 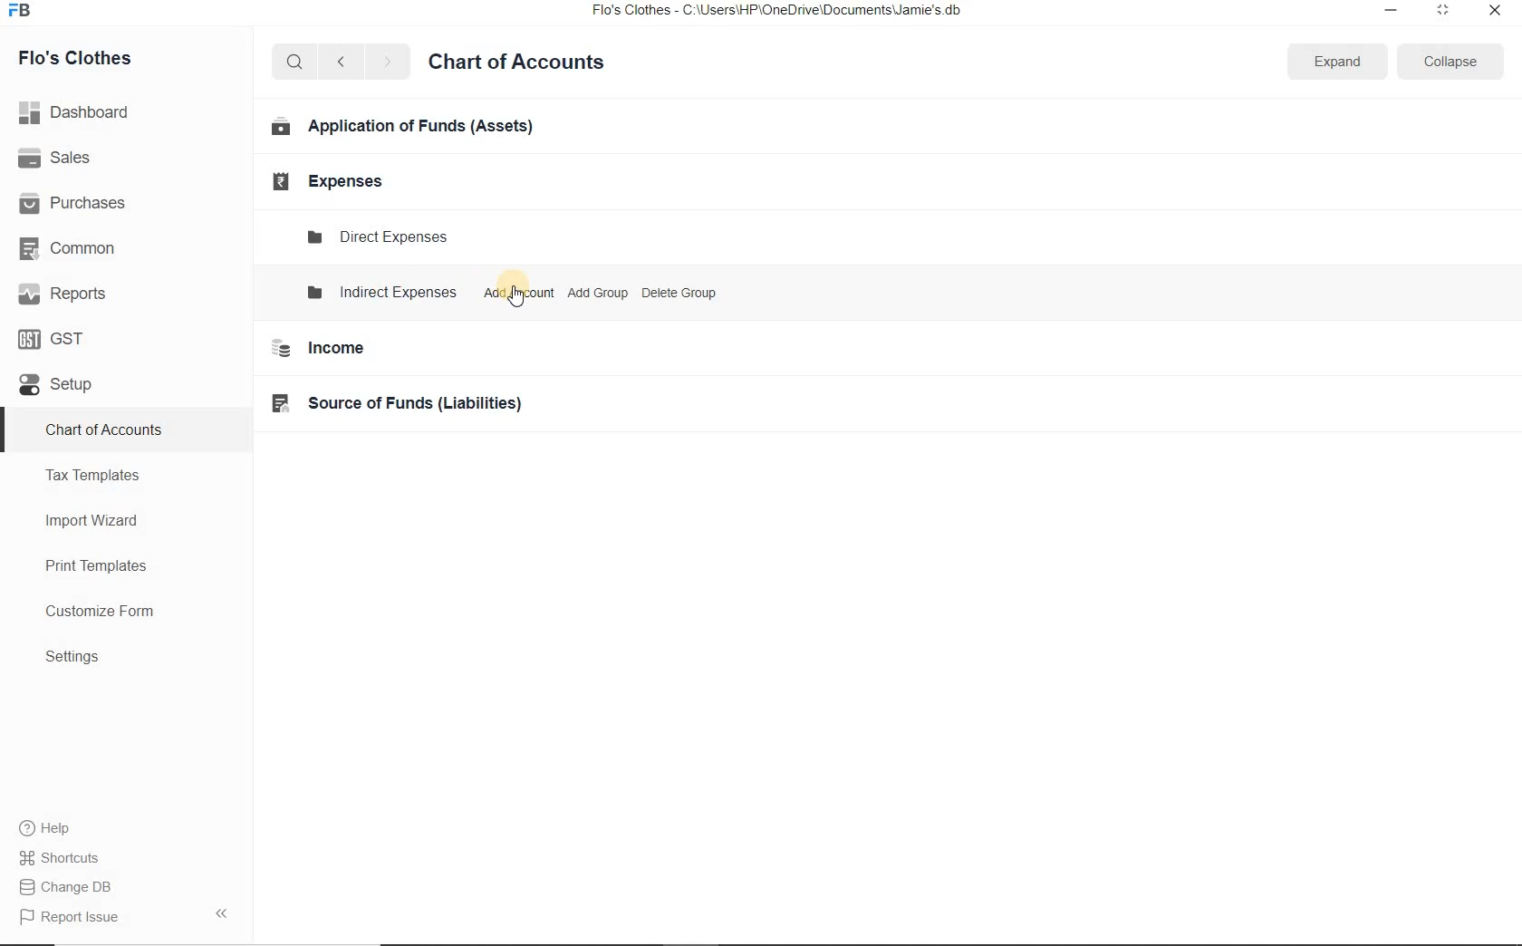 What do you see at coordinates (55, 828) in the screenshot?
I see ` Help` at bounding box center [55, 828].